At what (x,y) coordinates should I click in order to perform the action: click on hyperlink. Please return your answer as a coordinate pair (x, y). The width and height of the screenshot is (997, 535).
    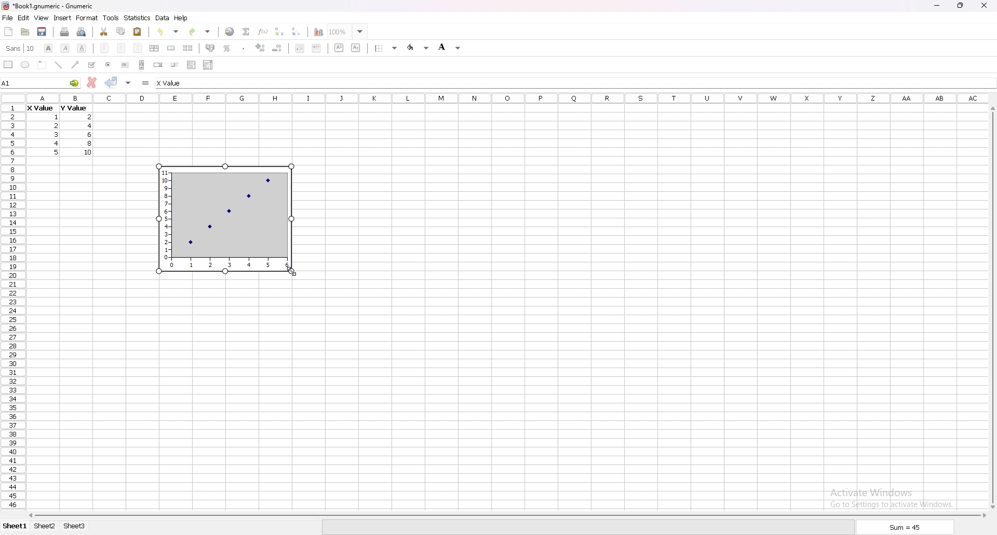
    Looking at the image, I should click on (230, 32).